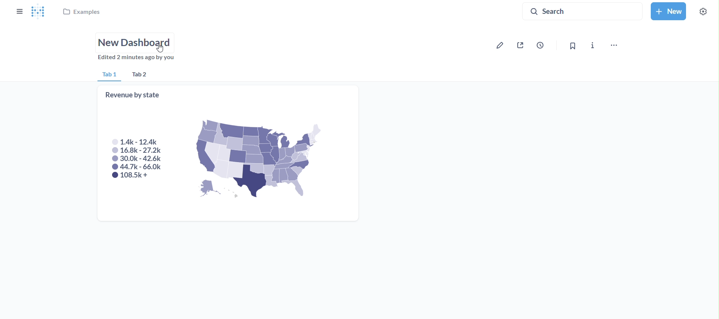 The image size is (719, 319). I want to click on sharing, so click(522, 45).